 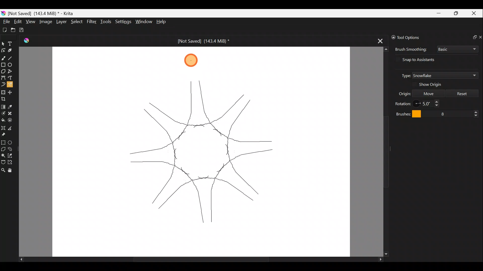 What do you see at coordinates (438, 13) in the screenshot?
I see `Minimize` at bounding box center [438, 13].